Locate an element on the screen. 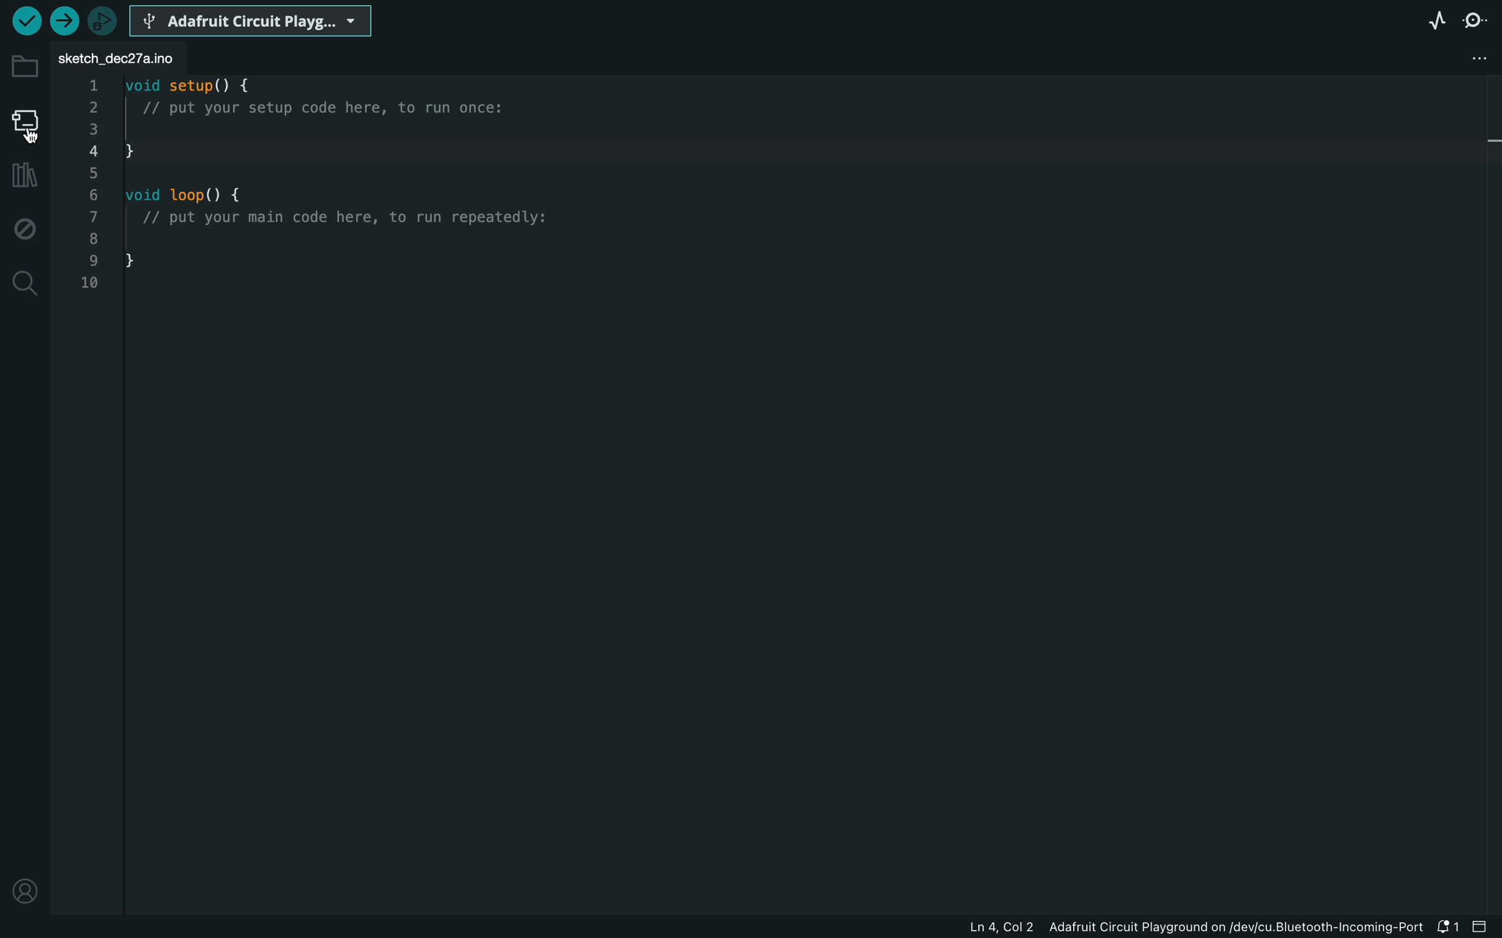 The width and height of the screenshot is (1502, 938). notification is located at coordinates (1448, 928).